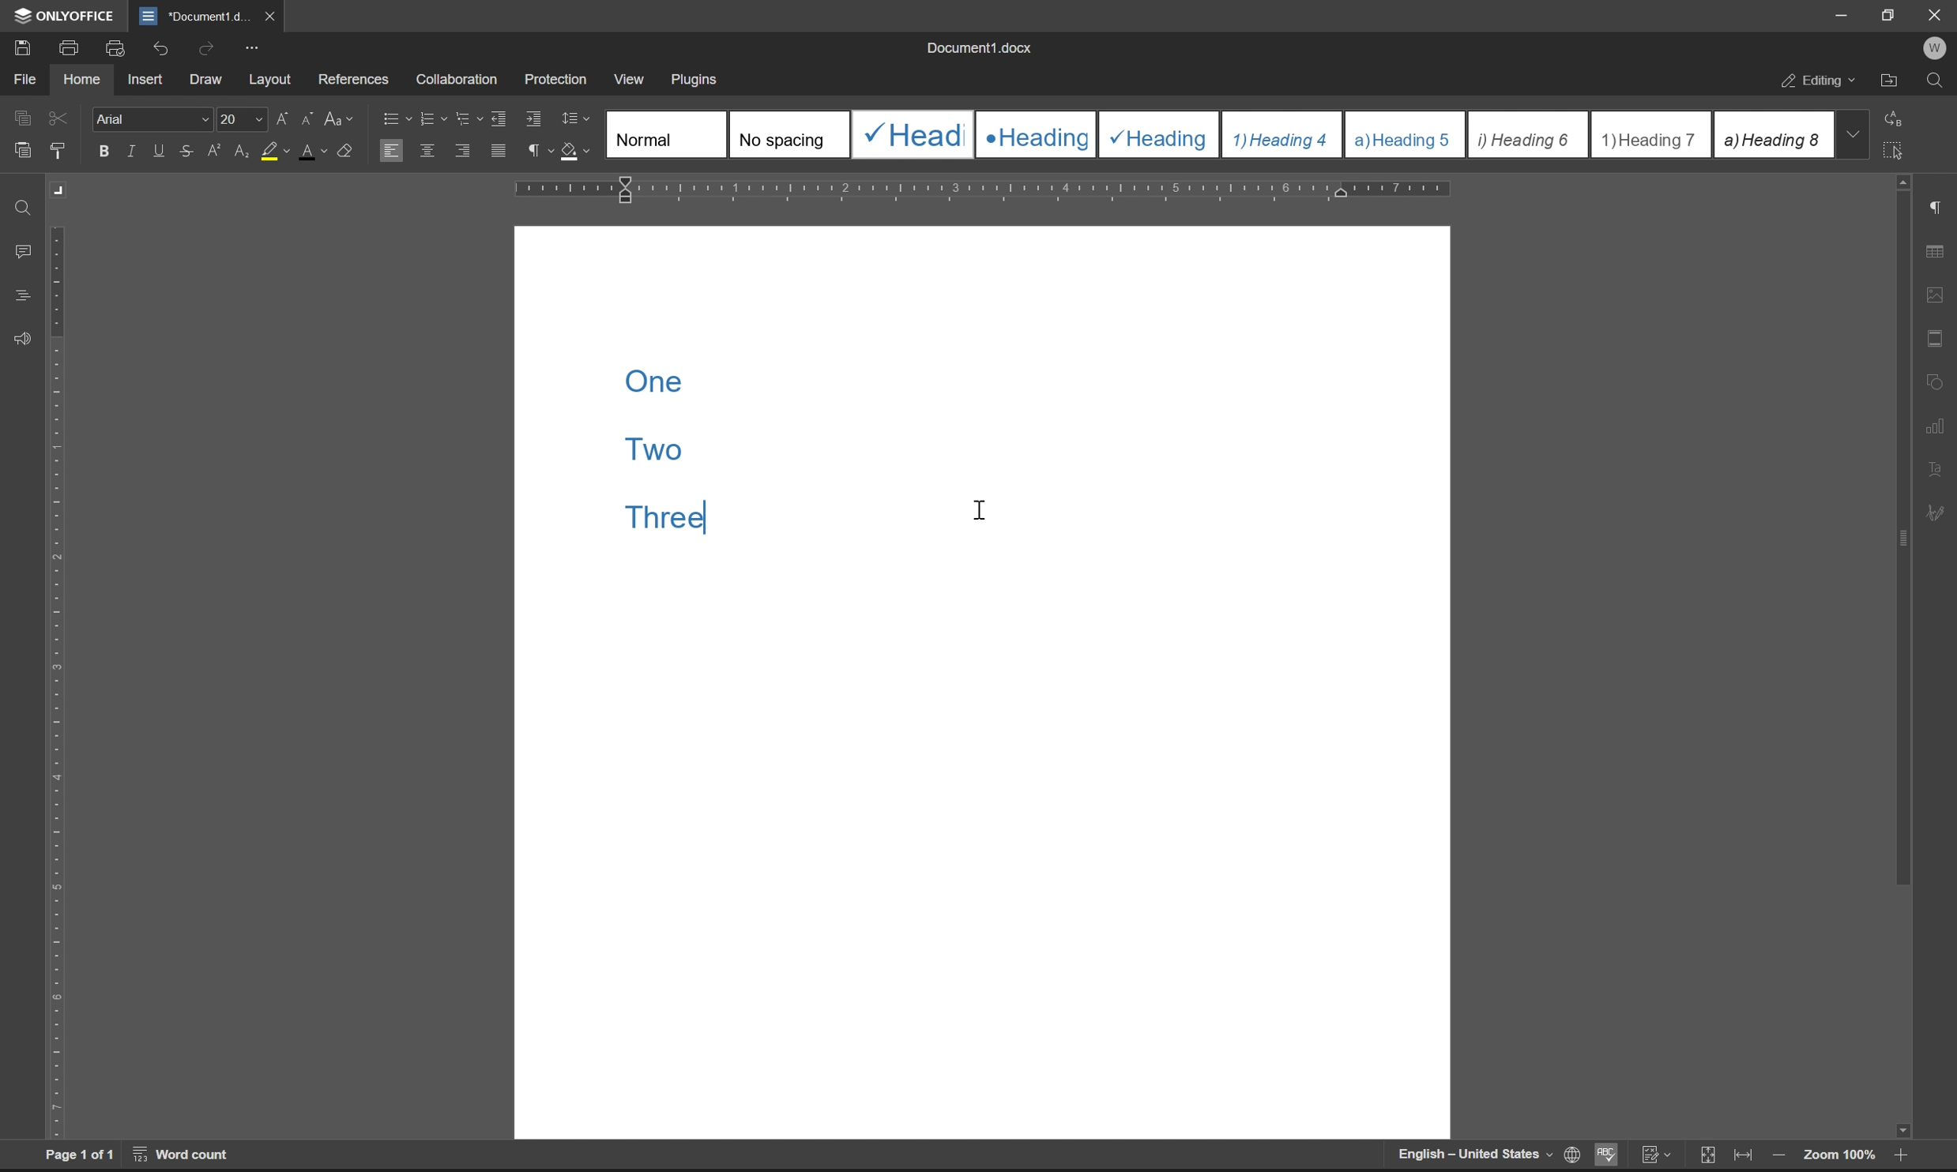 The width and height of the screenshot is (1957, 1172). Describe the element at coordinates (341, 117) in the screenshot. I see `change case` at that location.